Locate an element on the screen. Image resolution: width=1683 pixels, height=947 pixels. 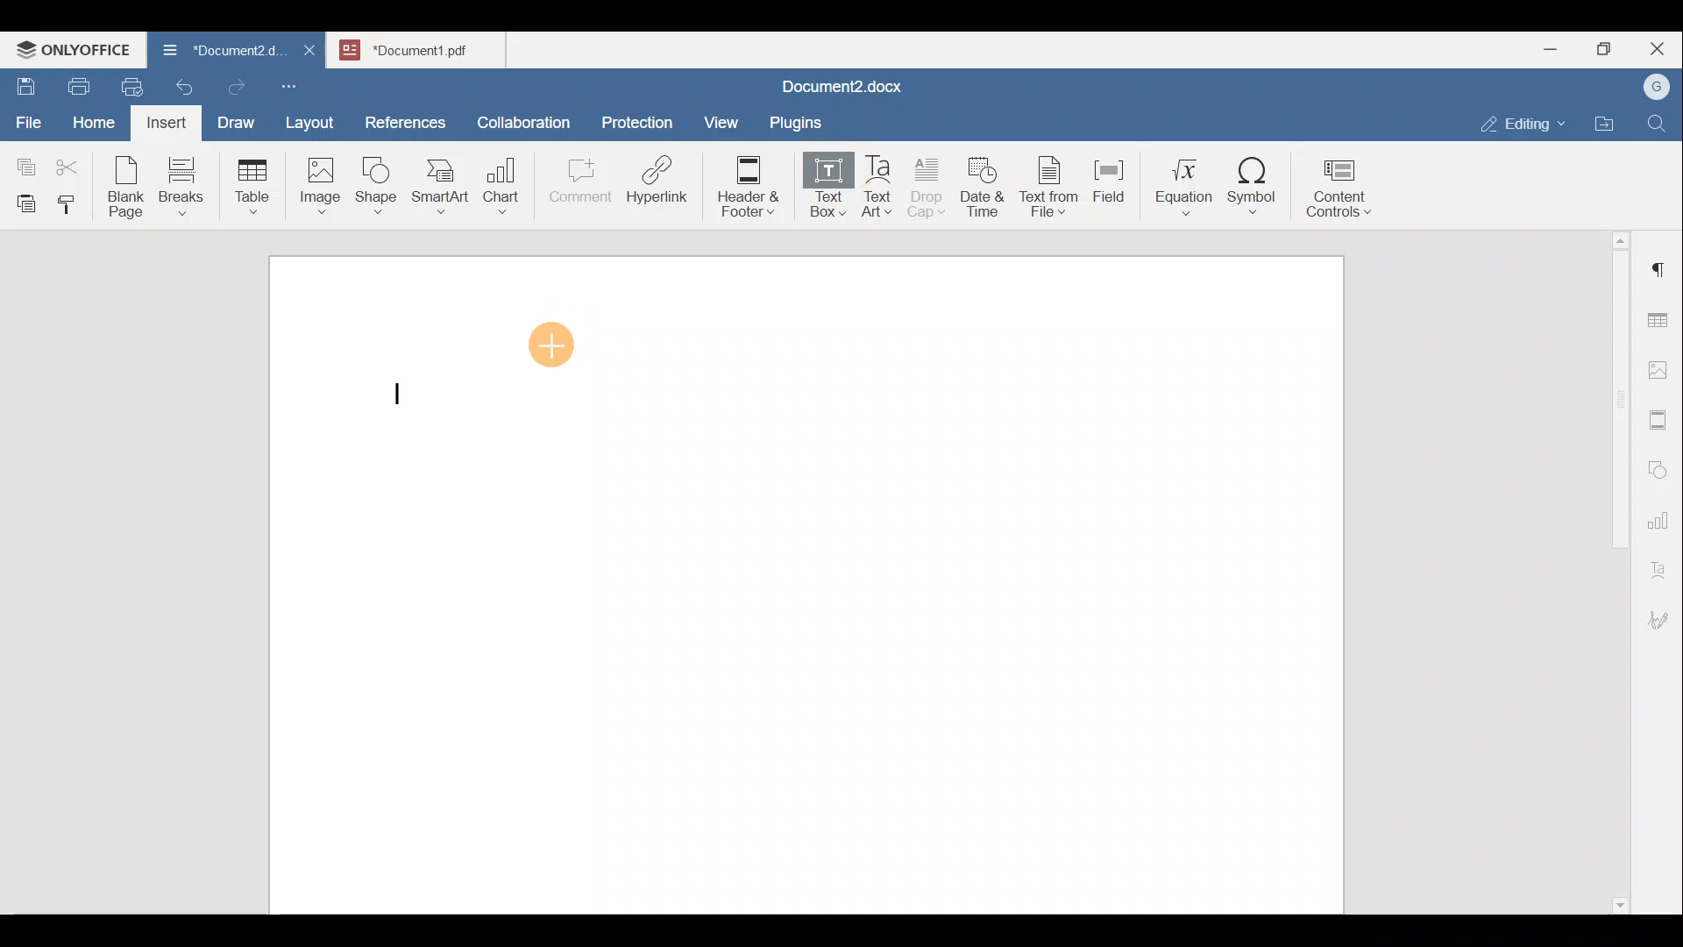
Symbol is located at coordinates (1253, 191).